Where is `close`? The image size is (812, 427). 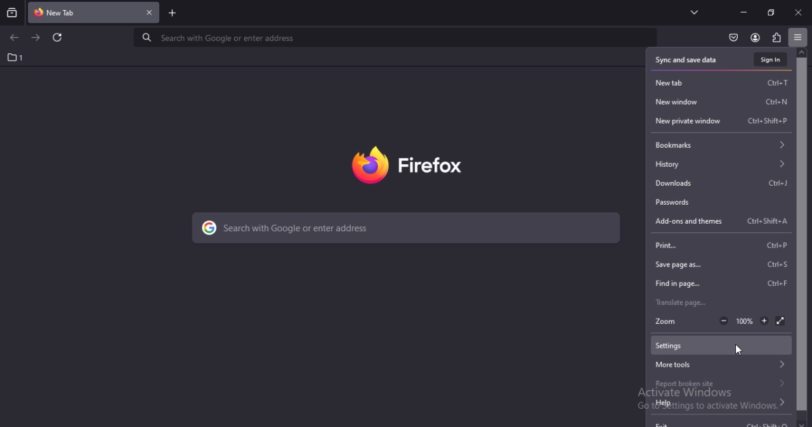
close is located at coordinates (798, 11).